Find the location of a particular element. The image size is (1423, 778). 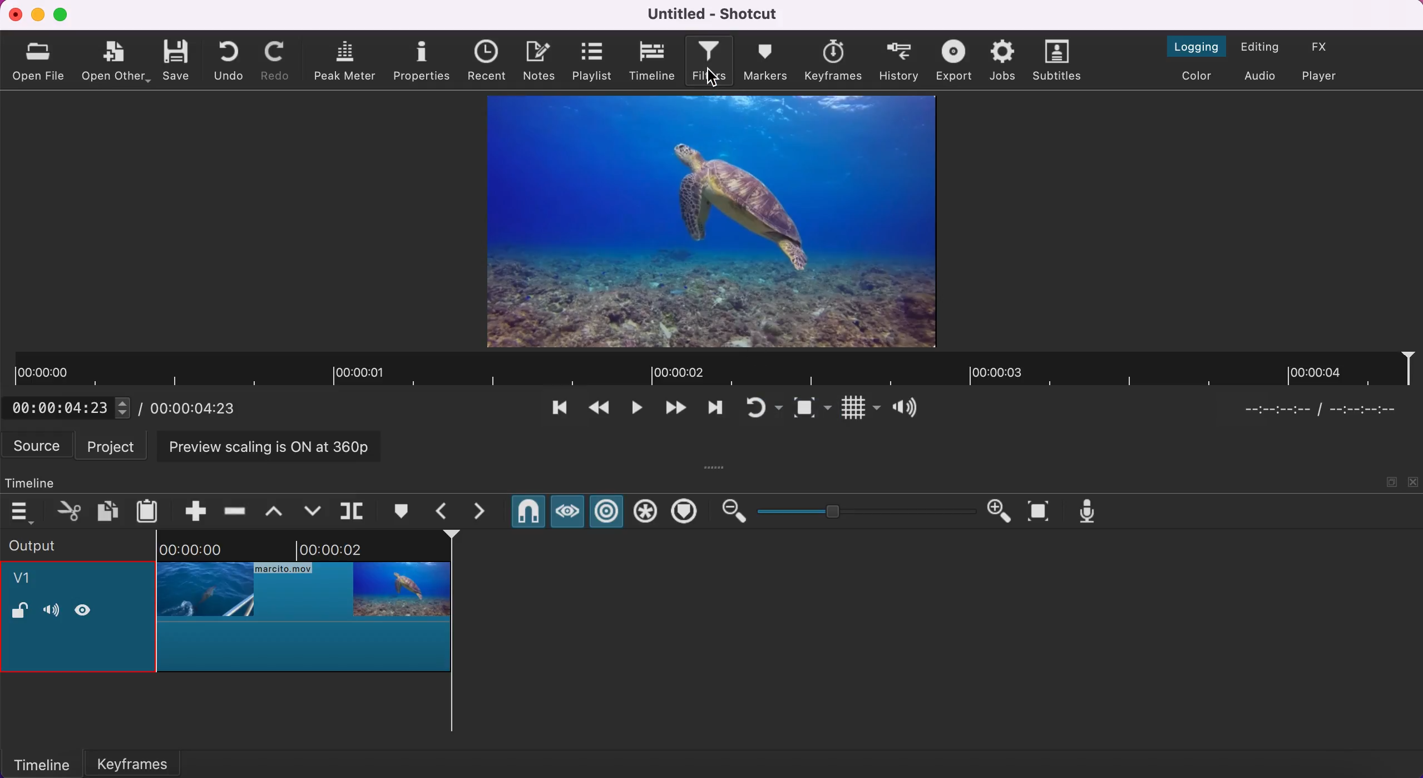

switch to the audio layout is located at coordinates (1263, 75).